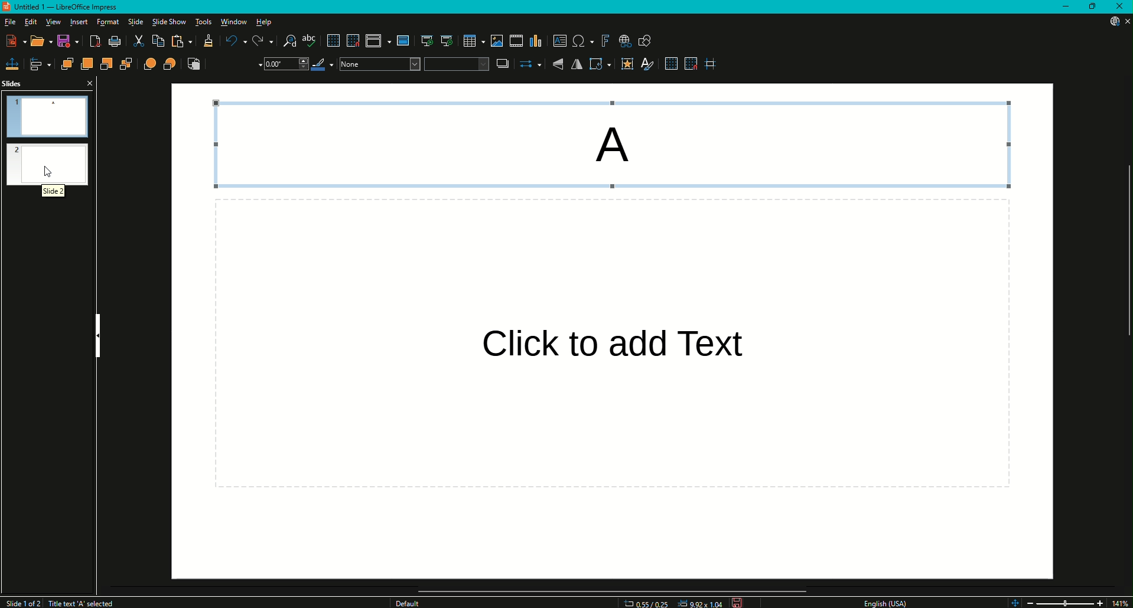 This screenshot has width=1133, height=608. What do you see at coordinates (107, 22) in the screenshot?
I see `Format` at bounding box center [107, 22].